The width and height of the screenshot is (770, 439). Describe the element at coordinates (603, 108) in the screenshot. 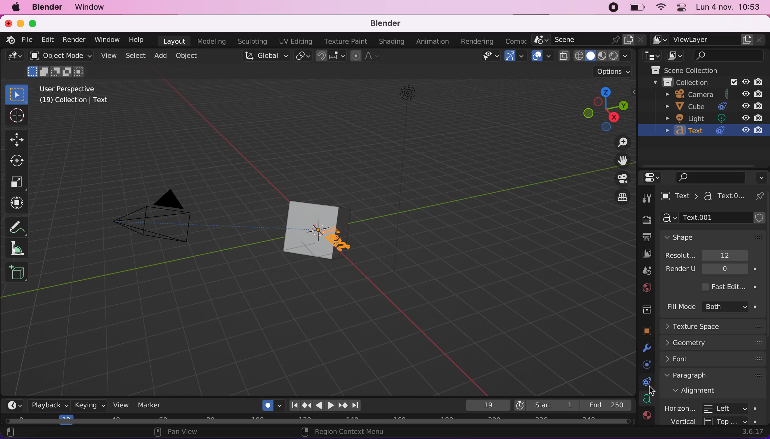

I see `click, shortcut, drag` at that location.